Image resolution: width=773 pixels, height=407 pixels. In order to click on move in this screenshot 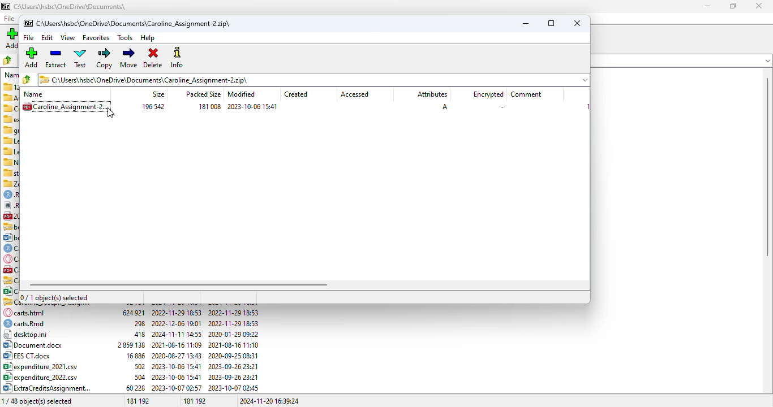, I will do `click(128, 58)`.